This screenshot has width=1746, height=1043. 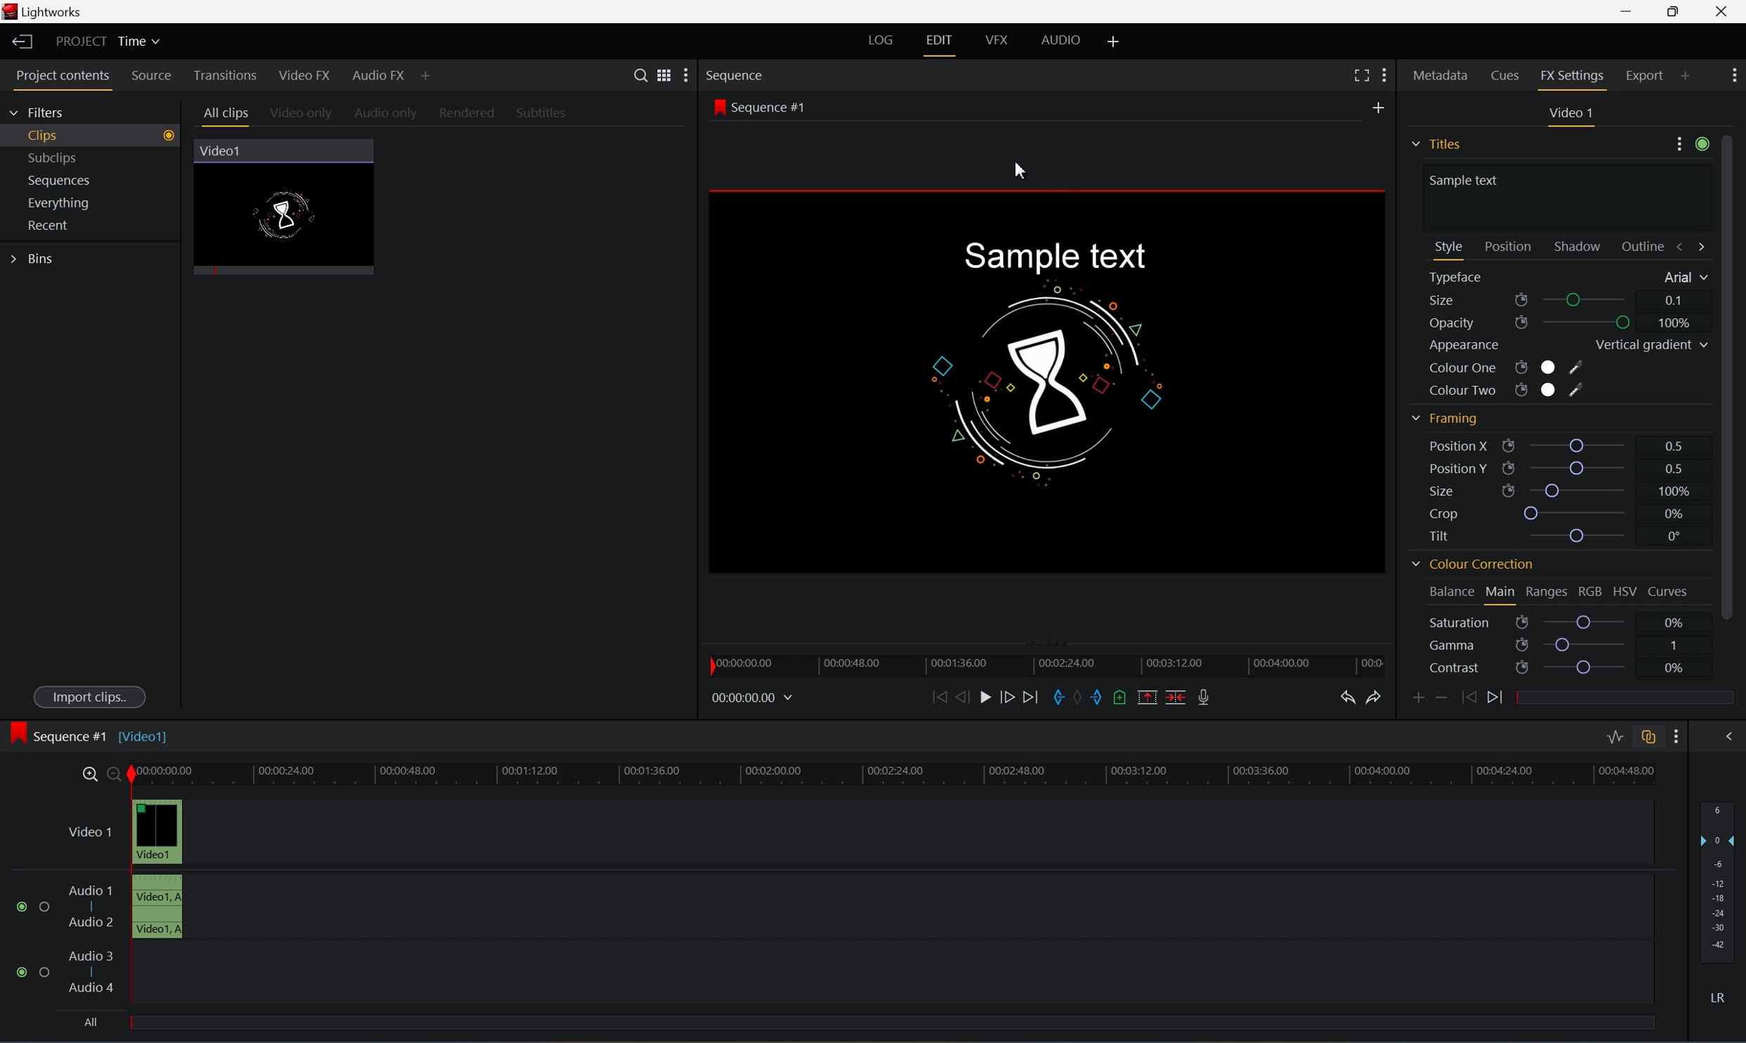 What do you see at coordinates (1449, 246) in the screenshot?
I see `style` at bounding box center [1449, 246].